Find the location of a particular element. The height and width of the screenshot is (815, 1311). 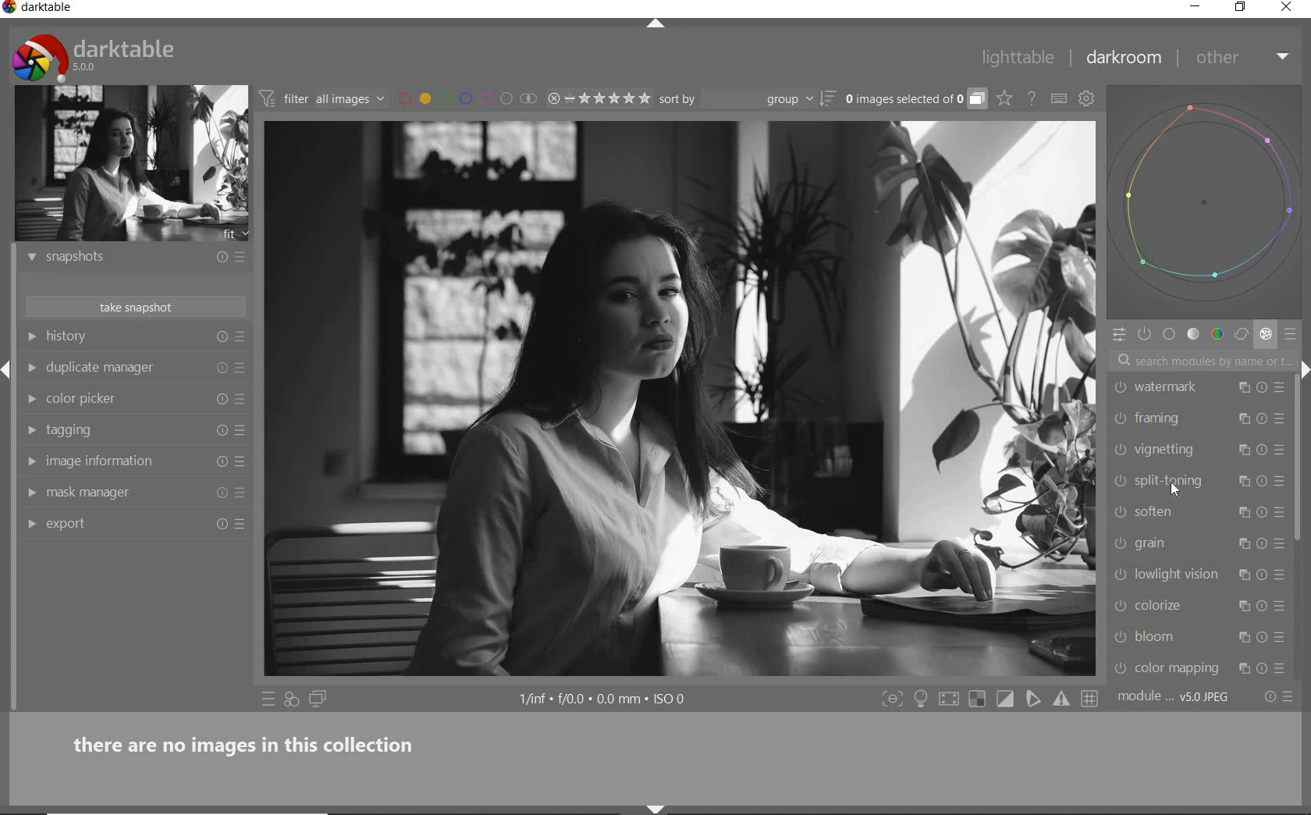

multiple instance actions is located at coordinates (1240, 608).